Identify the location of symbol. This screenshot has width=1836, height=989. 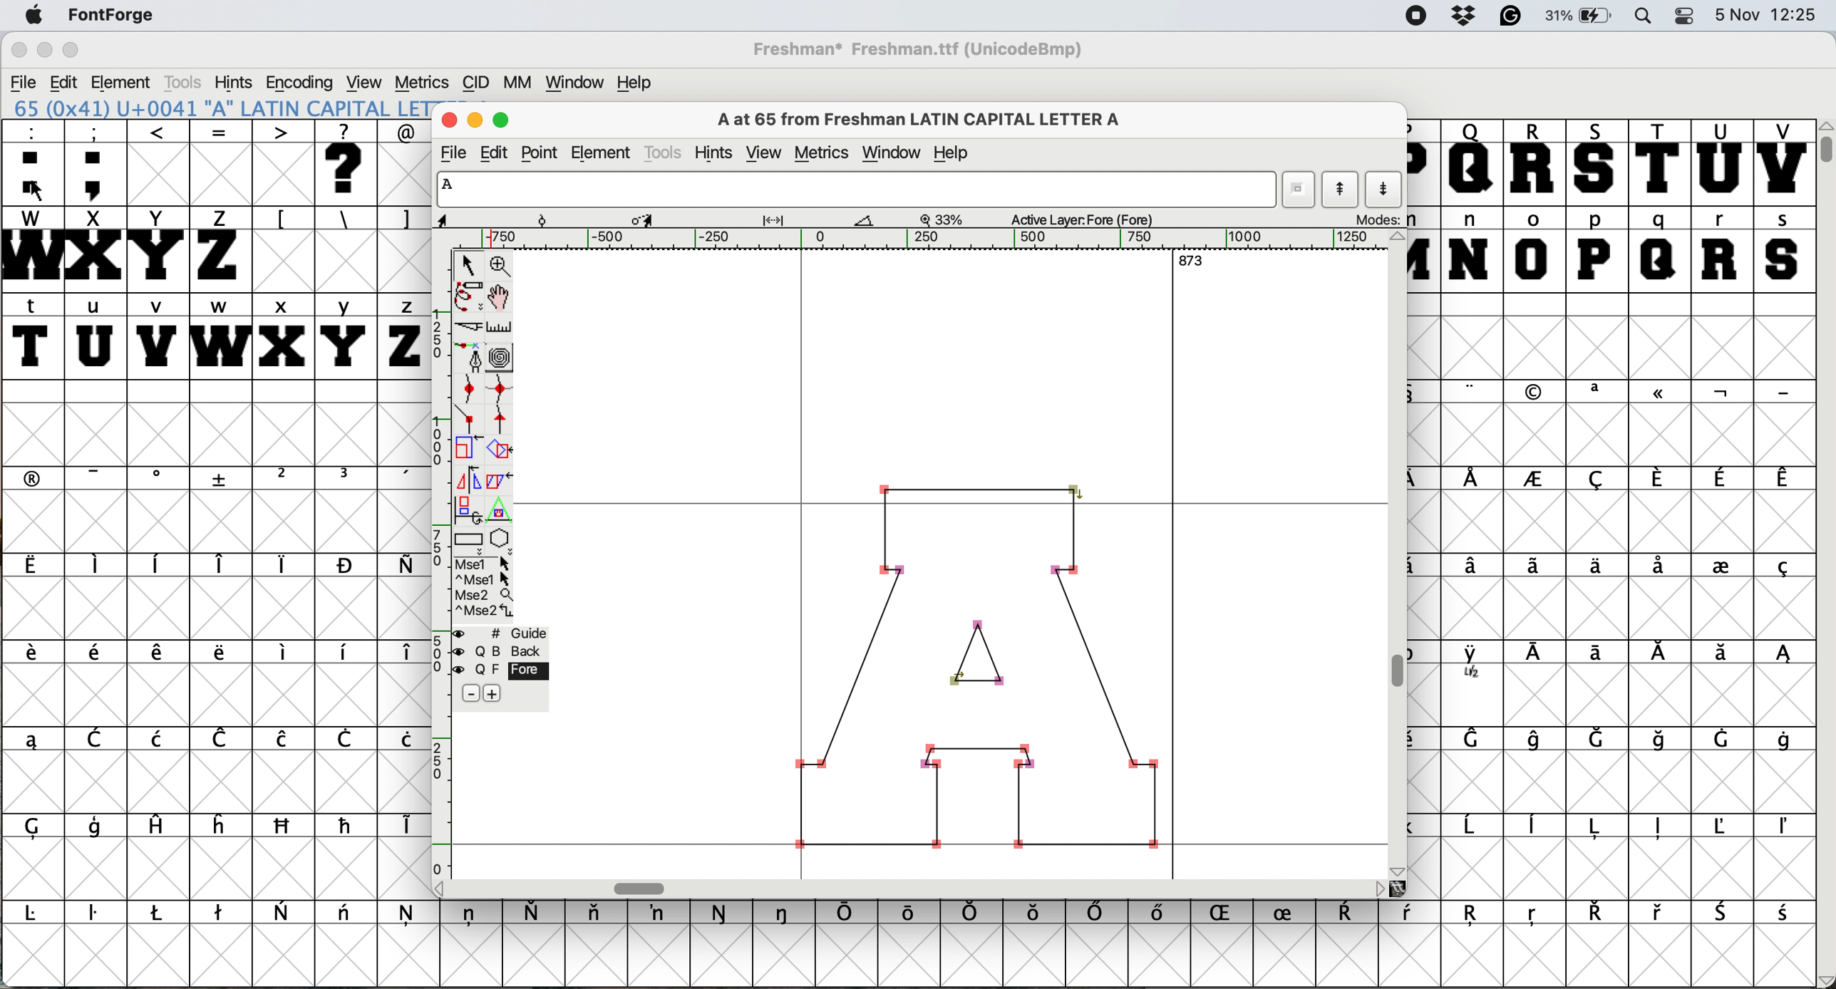
(472, 916).